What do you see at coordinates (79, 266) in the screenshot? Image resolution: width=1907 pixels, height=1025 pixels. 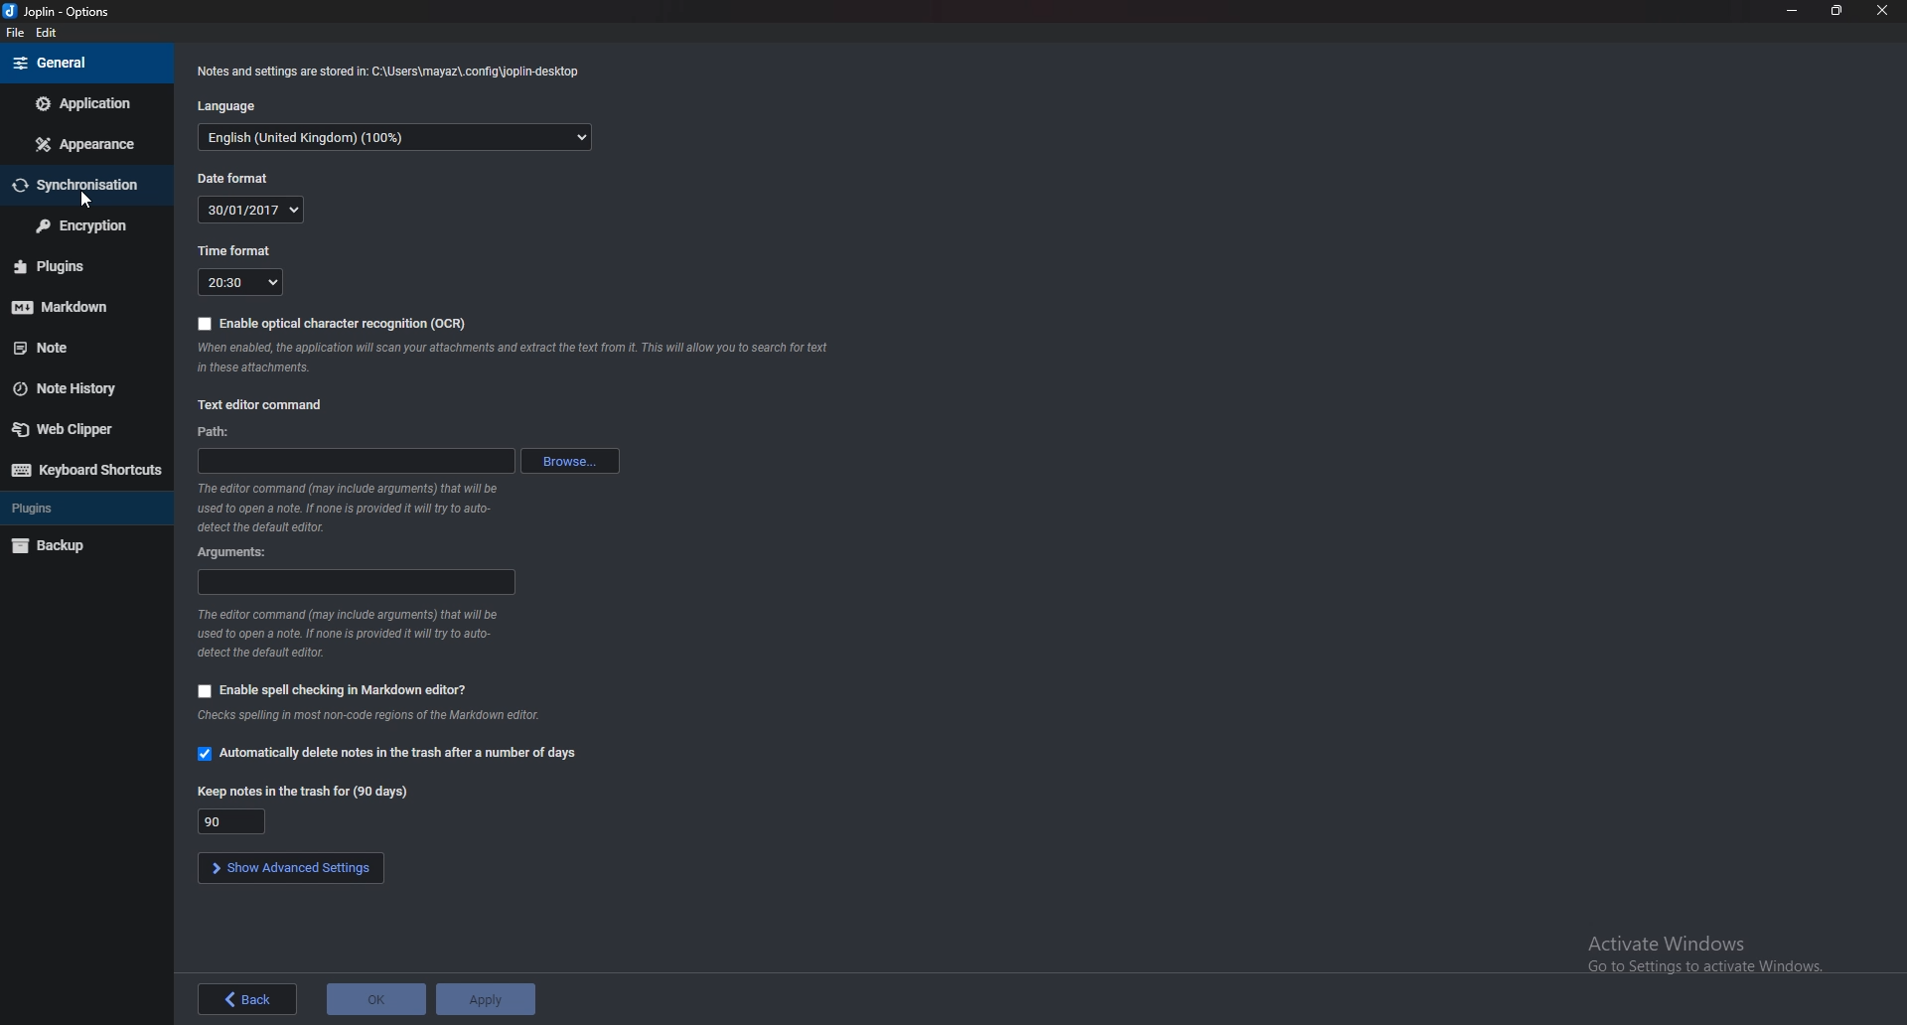 I see `plugins` at bounding box center [79, 266].